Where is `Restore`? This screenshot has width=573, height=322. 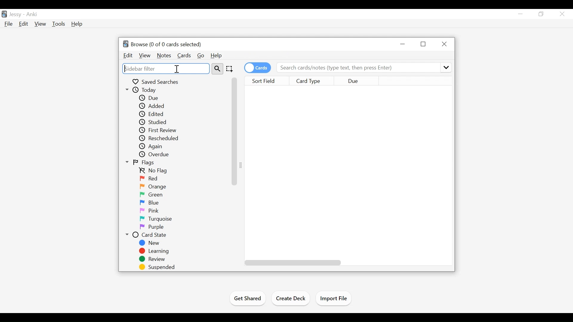
Restore is located at coordinates (424, 44).